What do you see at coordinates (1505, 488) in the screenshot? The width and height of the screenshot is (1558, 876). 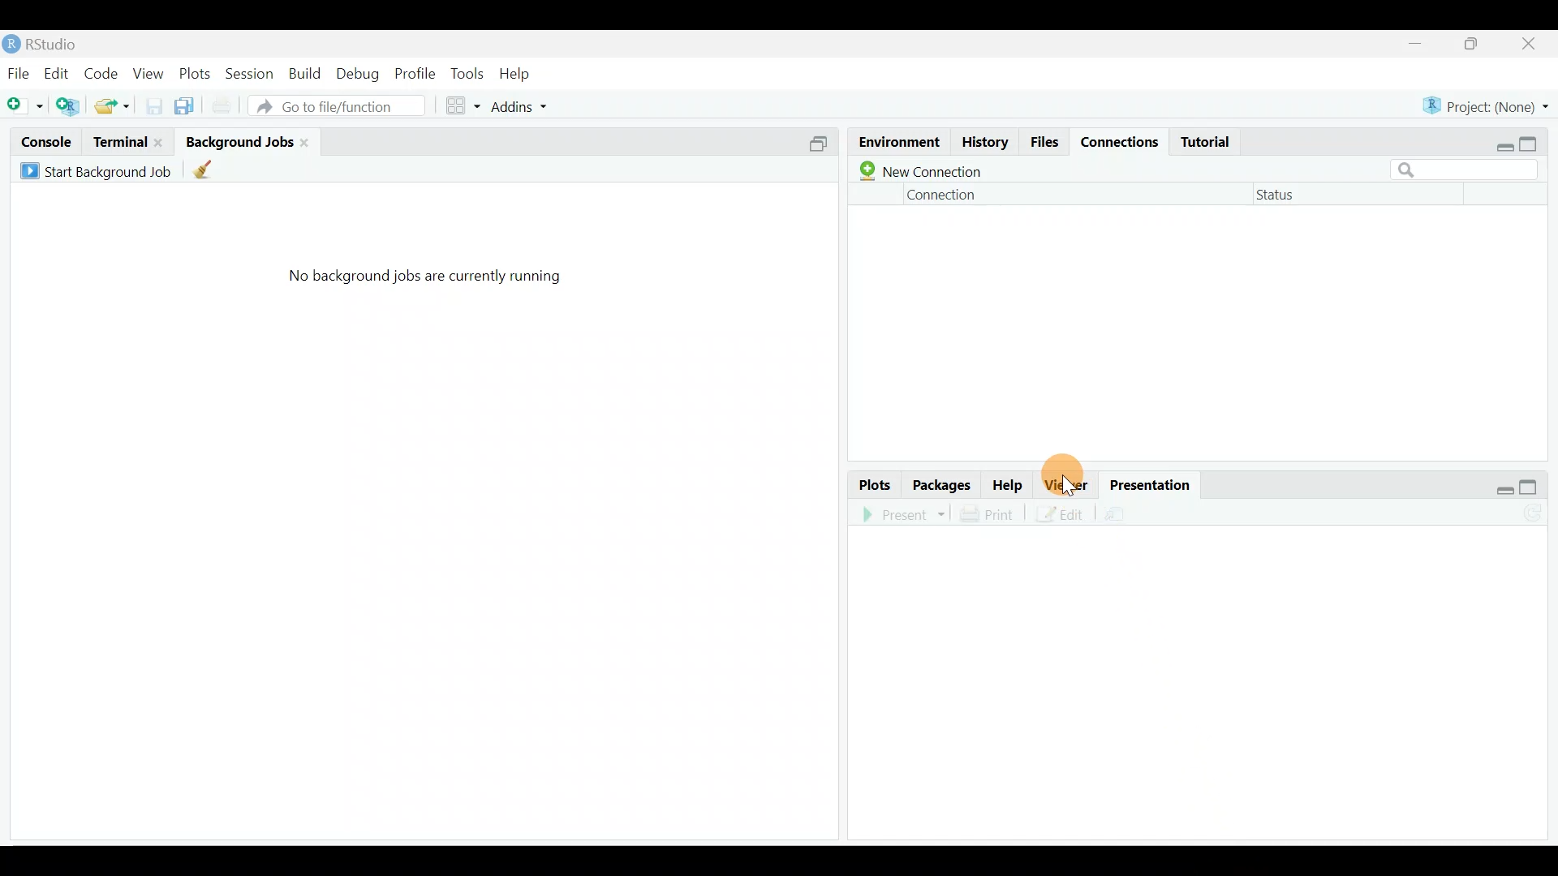 I see `Restore down` at bounding box center [1505, 488].